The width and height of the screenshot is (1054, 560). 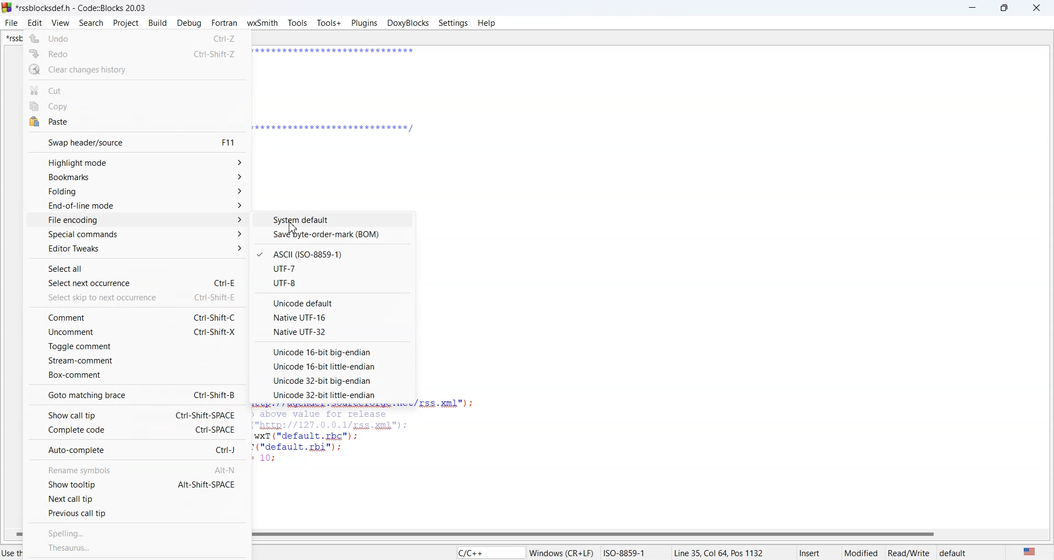 I want to click on Cursor System default, so click(x=292, y=228).